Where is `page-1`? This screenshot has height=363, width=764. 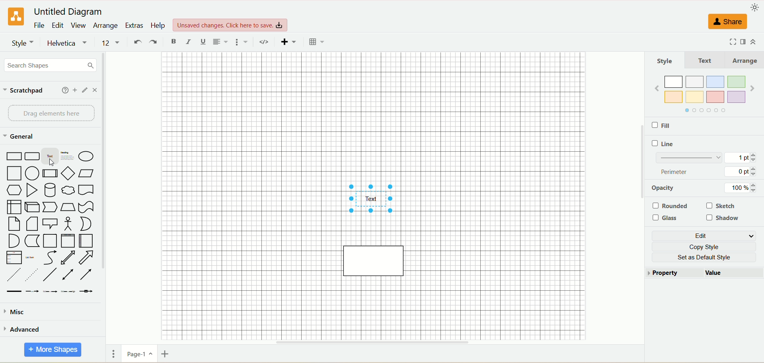
page-1 is located at coordinates (139, 355).